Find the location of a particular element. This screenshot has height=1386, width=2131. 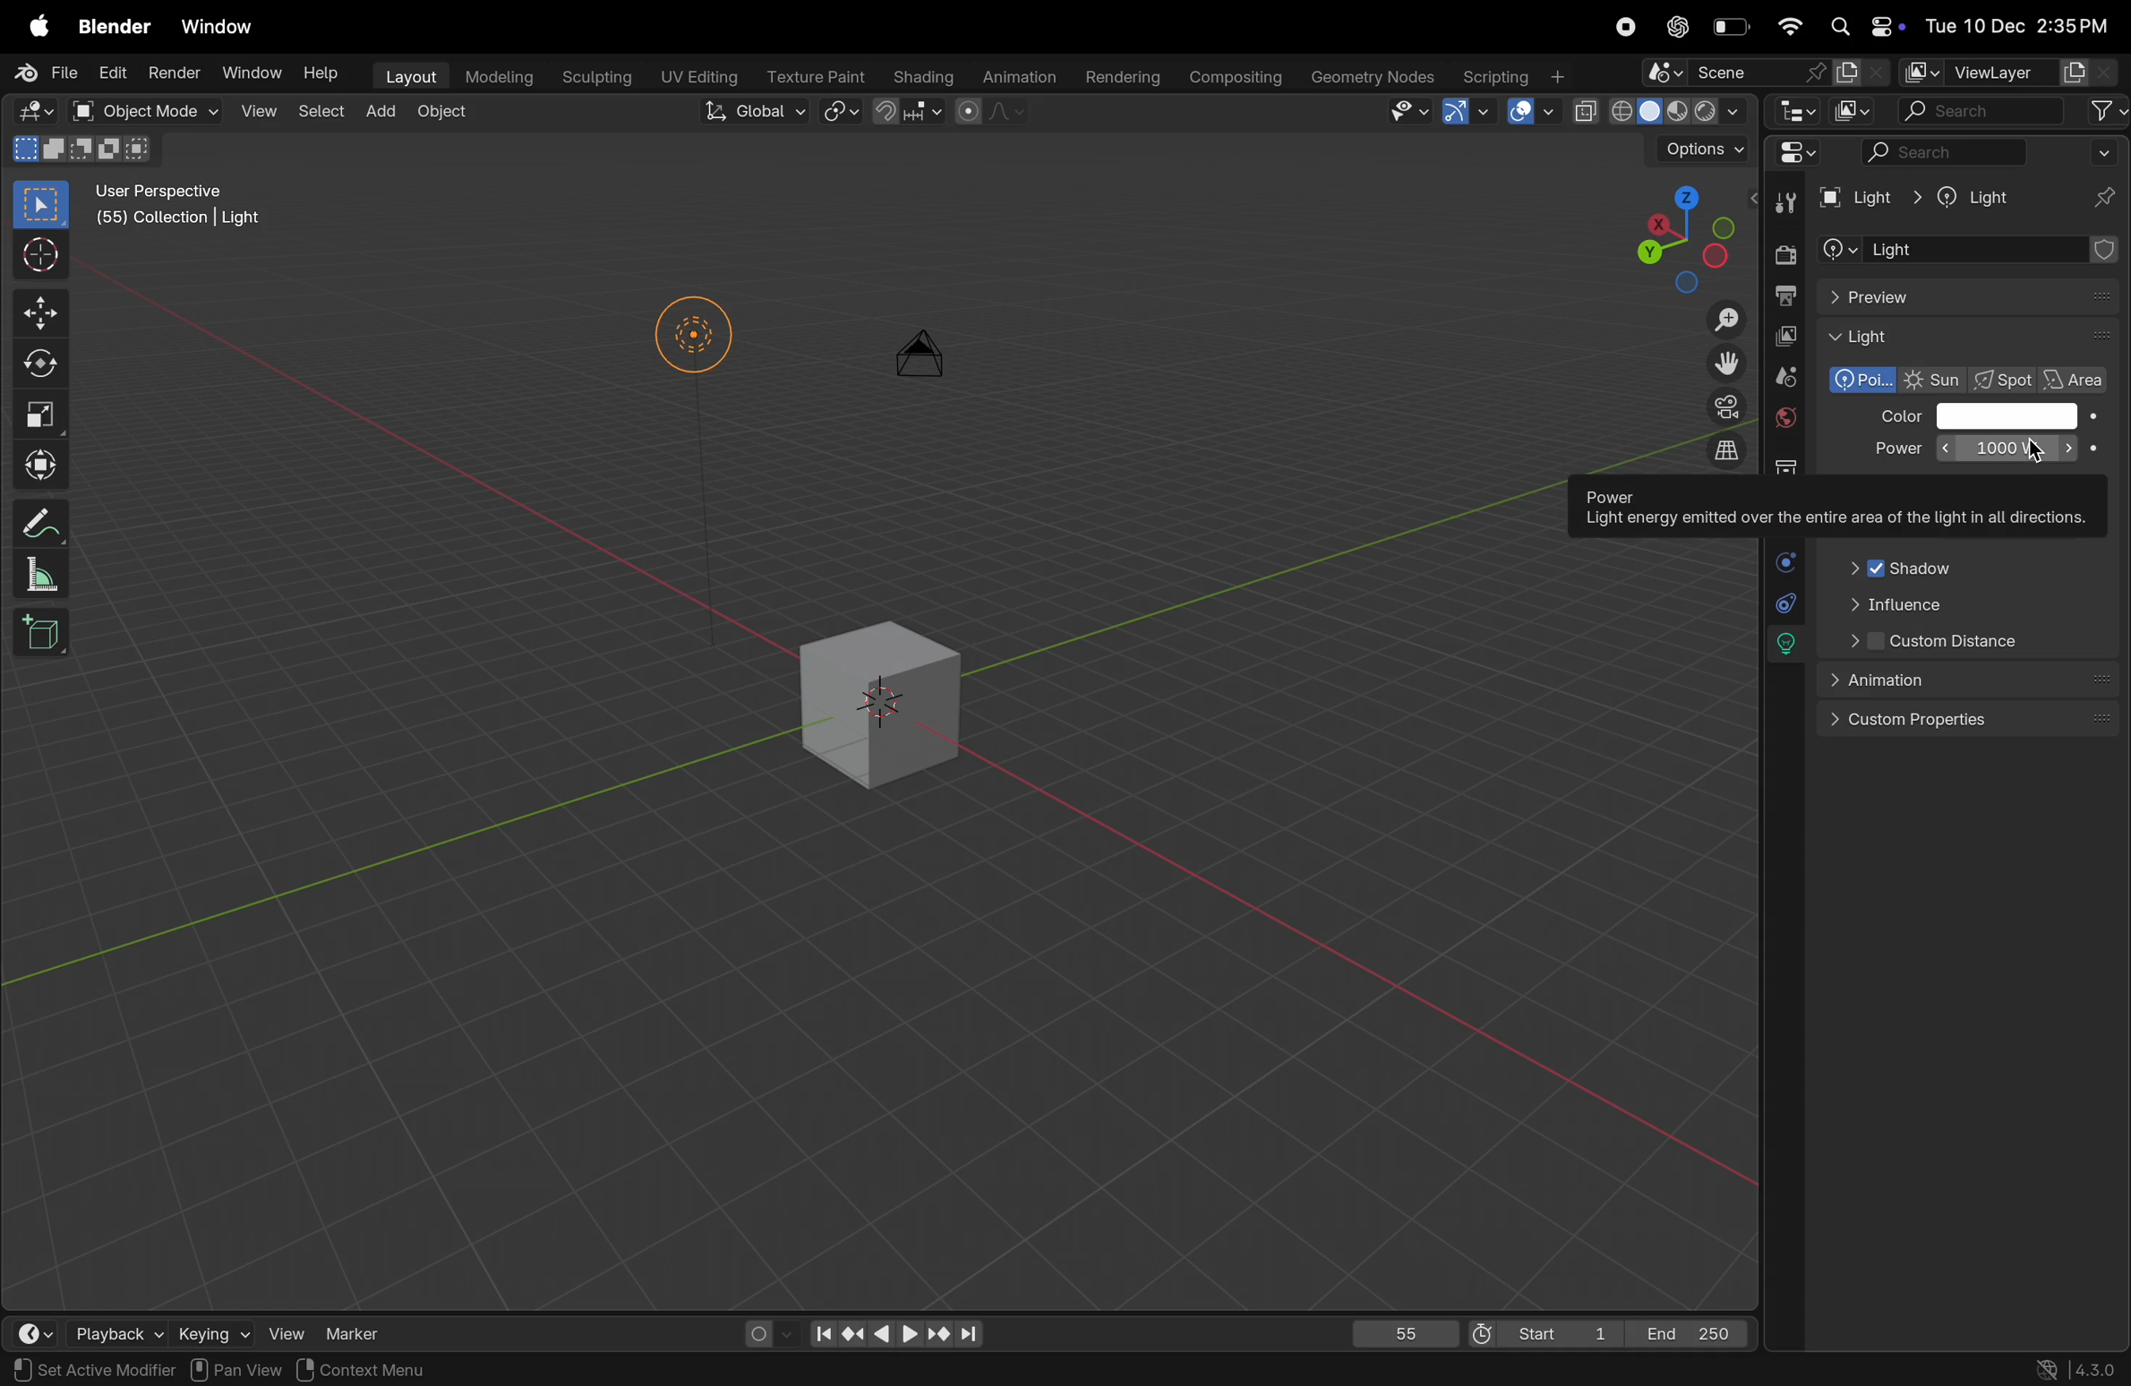

Light is located at coordinates (1966, 338).